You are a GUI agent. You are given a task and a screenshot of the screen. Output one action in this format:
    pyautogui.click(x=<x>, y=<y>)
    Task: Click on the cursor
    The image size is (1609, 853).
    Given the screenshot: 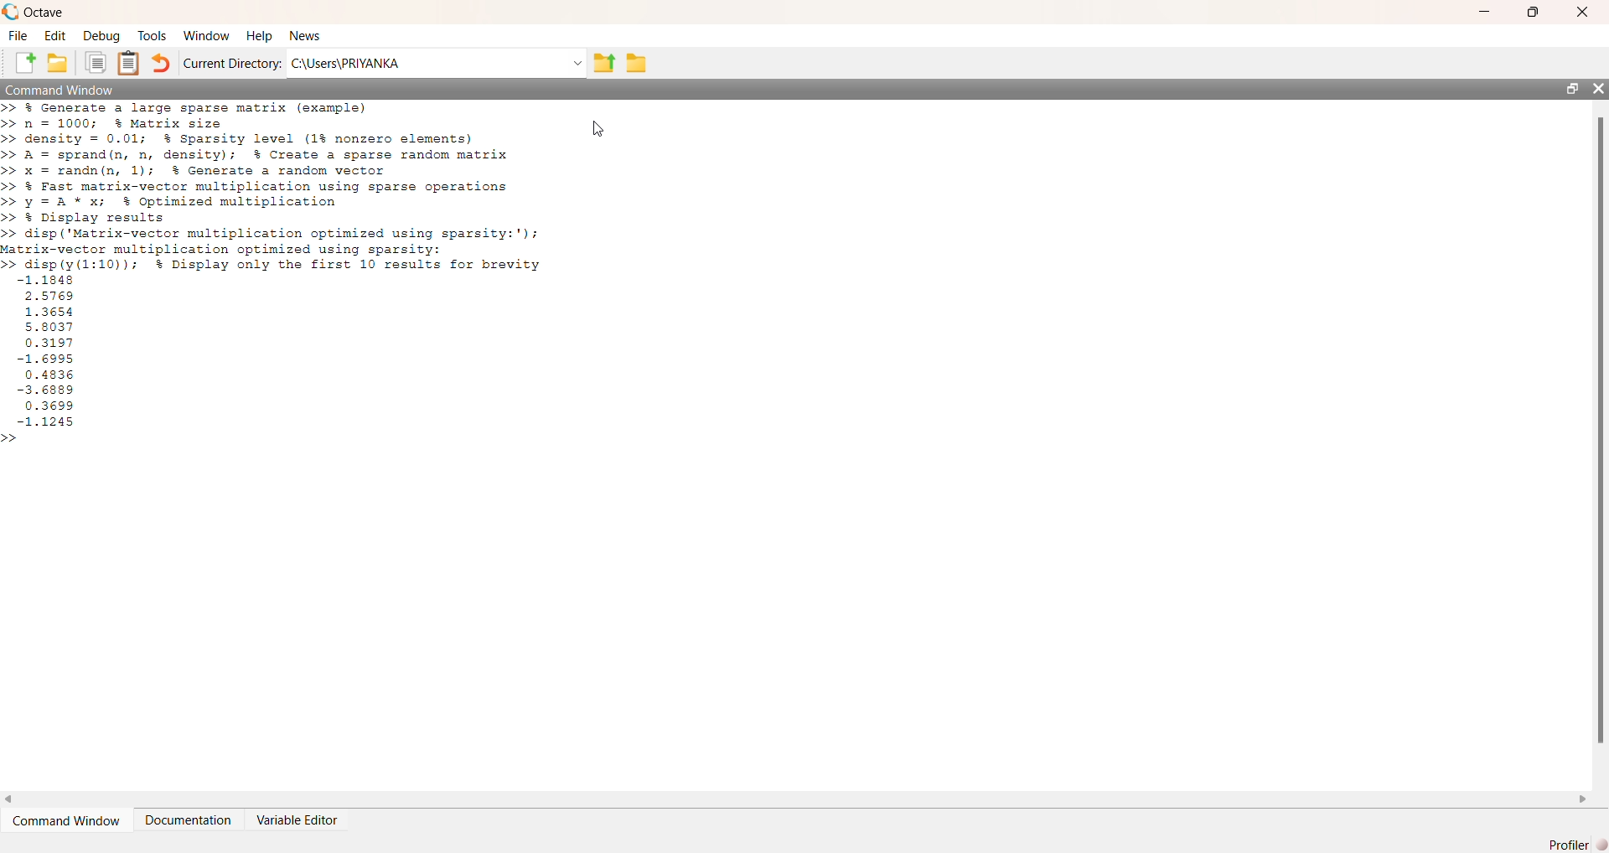 What is the action you would take?
    pyautogui.click(x=597, y=128)
    